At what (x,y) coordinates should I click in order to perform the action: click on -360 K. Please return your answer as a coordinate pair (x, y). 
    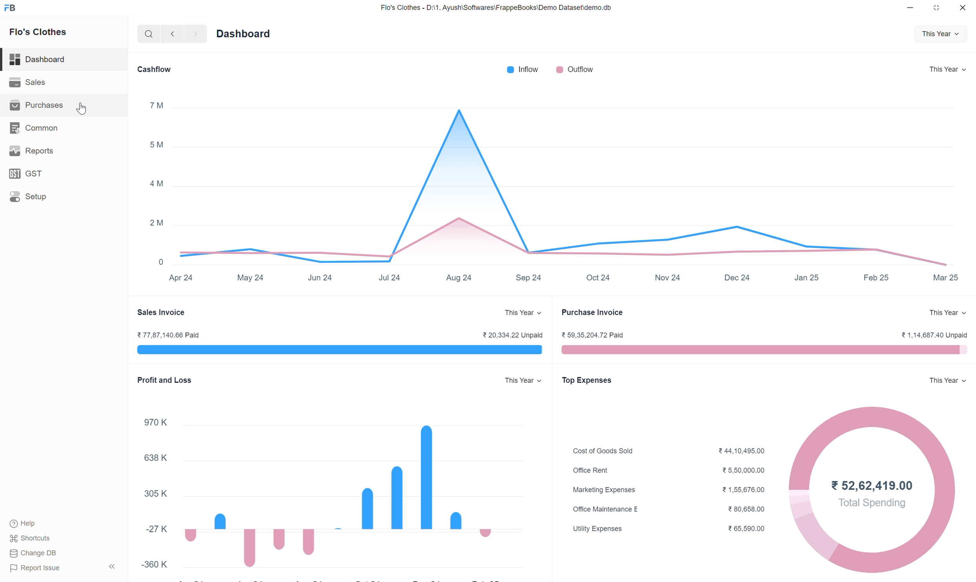
    Looking at the image, I should click on (154, 564).